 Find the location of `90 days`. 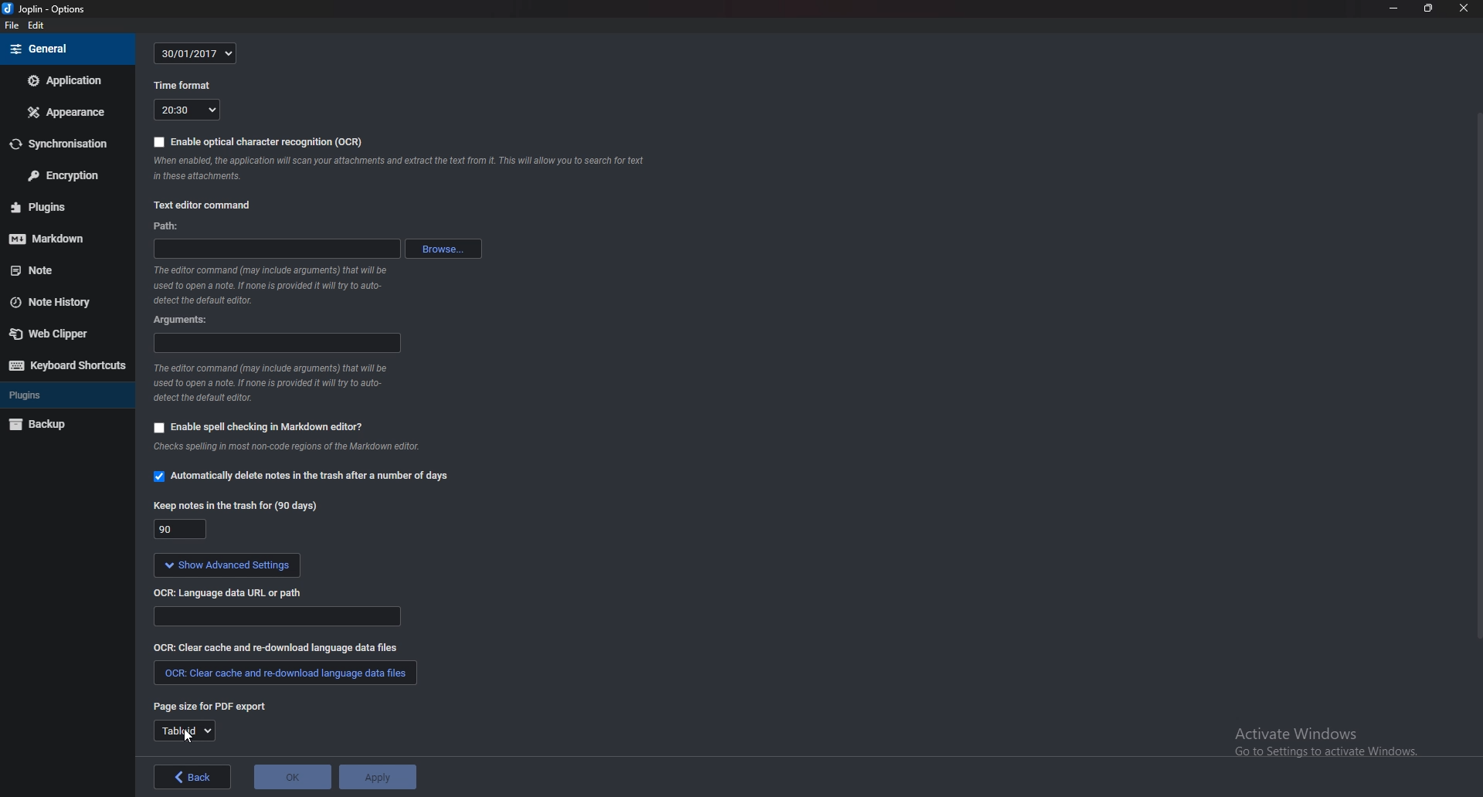

90 days is located at coordinates (180, 531).